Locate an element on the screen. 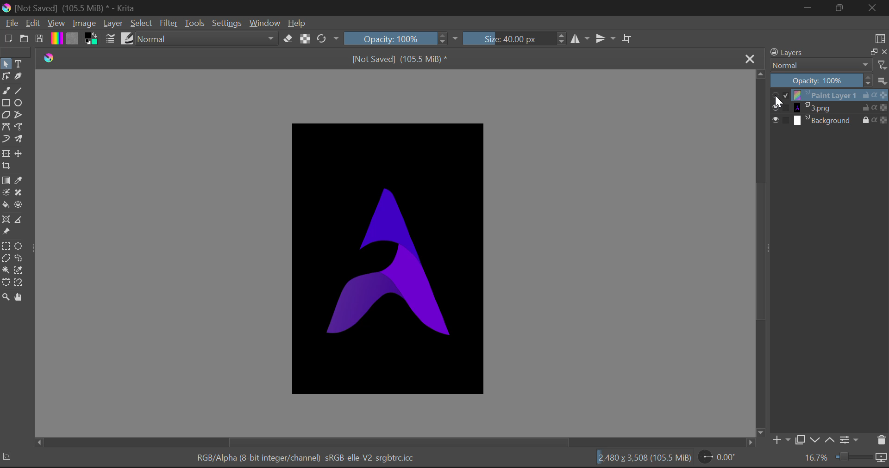  Fill is located at coordinates (6, 205).